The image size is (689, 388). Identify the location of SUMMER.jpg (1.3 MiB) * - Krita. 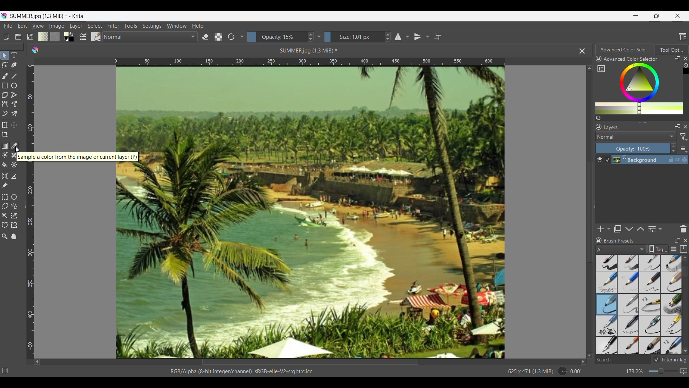
(47, 16).